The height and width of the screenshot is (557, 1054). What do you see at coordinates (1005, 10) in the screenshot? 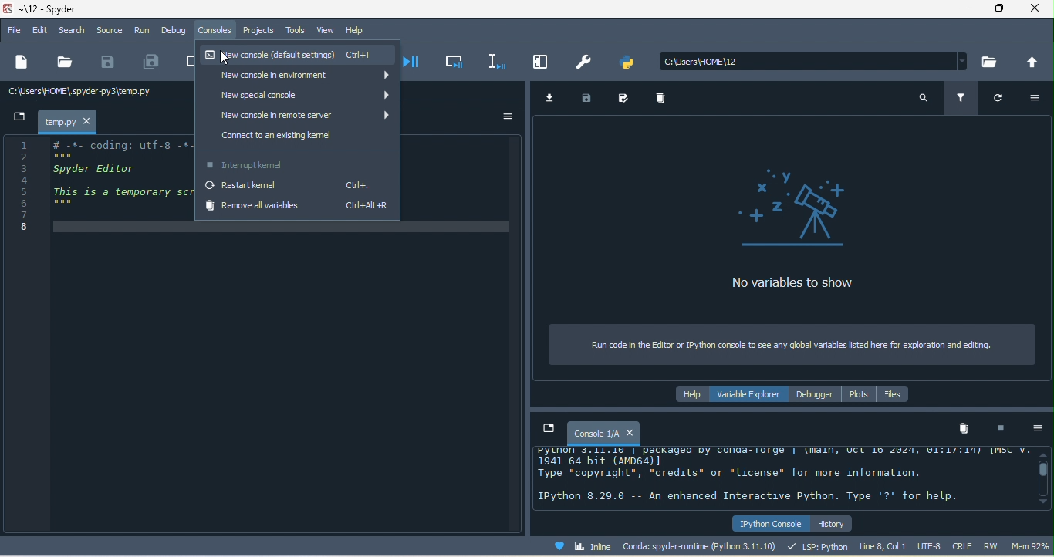
I see `maximize` at bounding box center [1005, 10].